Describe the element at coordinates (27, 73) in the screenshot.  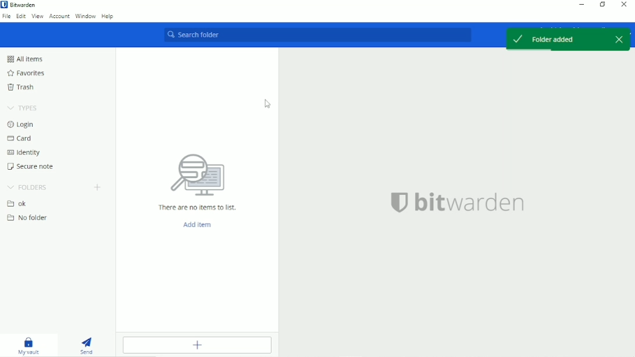
I see `Favorites` at that location.